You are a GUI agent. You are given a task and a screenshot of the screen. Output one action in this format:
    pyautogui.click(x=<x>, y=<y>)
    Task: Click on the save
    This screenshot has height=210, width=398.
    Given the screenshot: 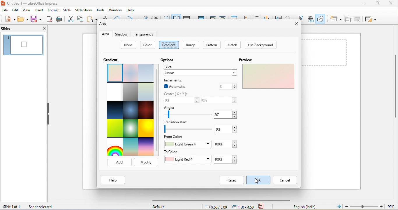 What is the action you would take?
    pyautogui.click(x=263, y=207)
    